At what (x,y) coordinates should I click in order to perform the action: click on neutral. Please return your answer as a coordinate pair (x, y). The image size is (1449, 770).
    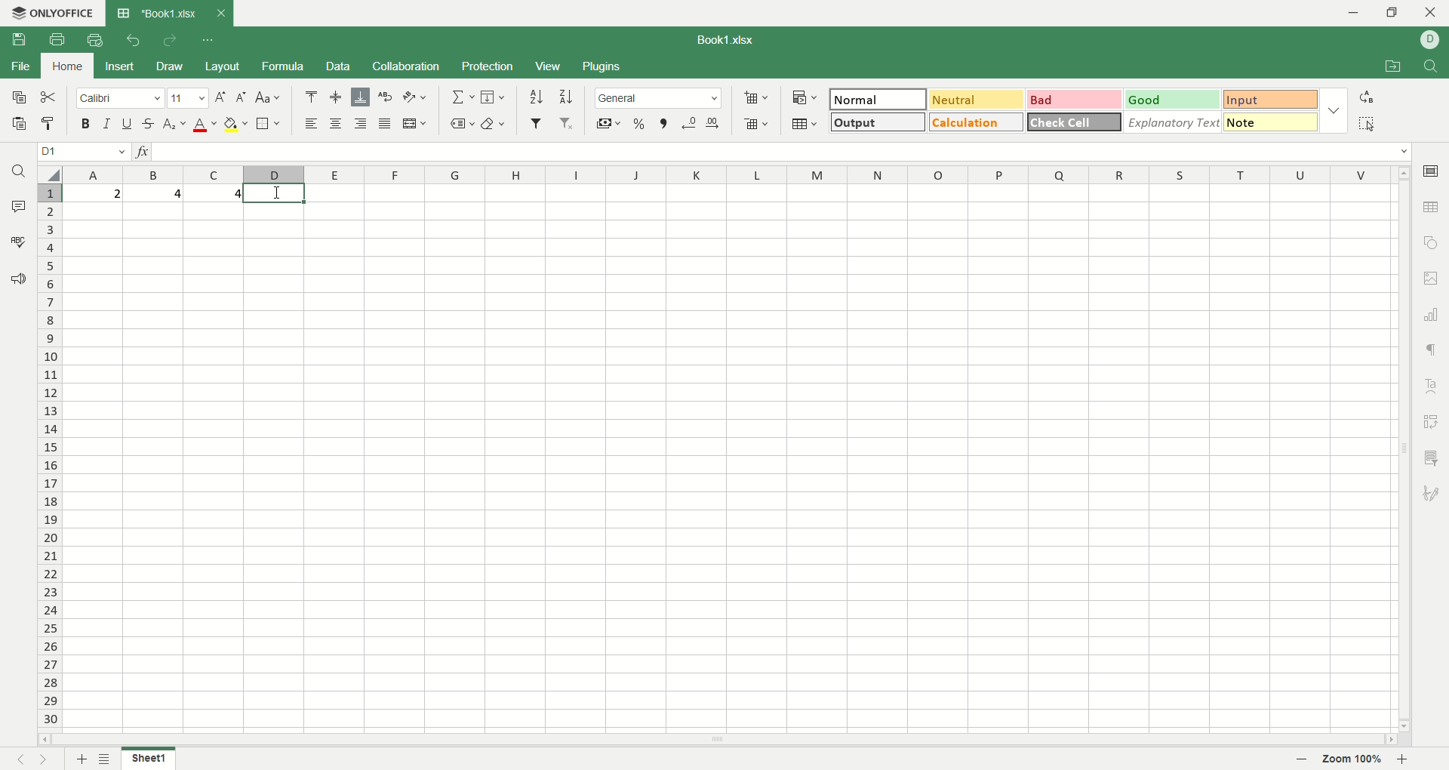
    Looking at the image, I should click on (979, 99).